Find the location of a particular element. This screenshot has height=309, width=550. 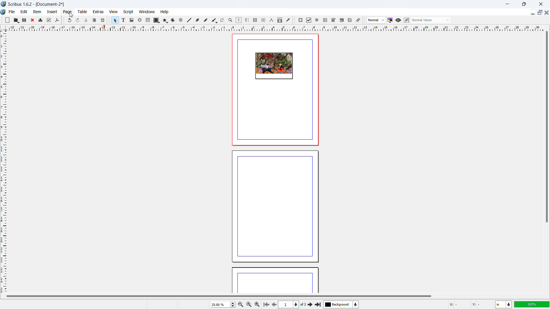

vertical scrollbar is located at coordinates (547, 128).